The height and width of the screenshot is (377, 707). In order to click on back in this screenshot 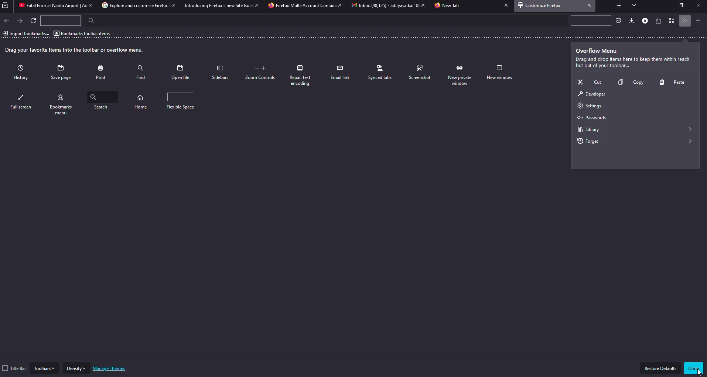, I will do `click(7, 21)`.